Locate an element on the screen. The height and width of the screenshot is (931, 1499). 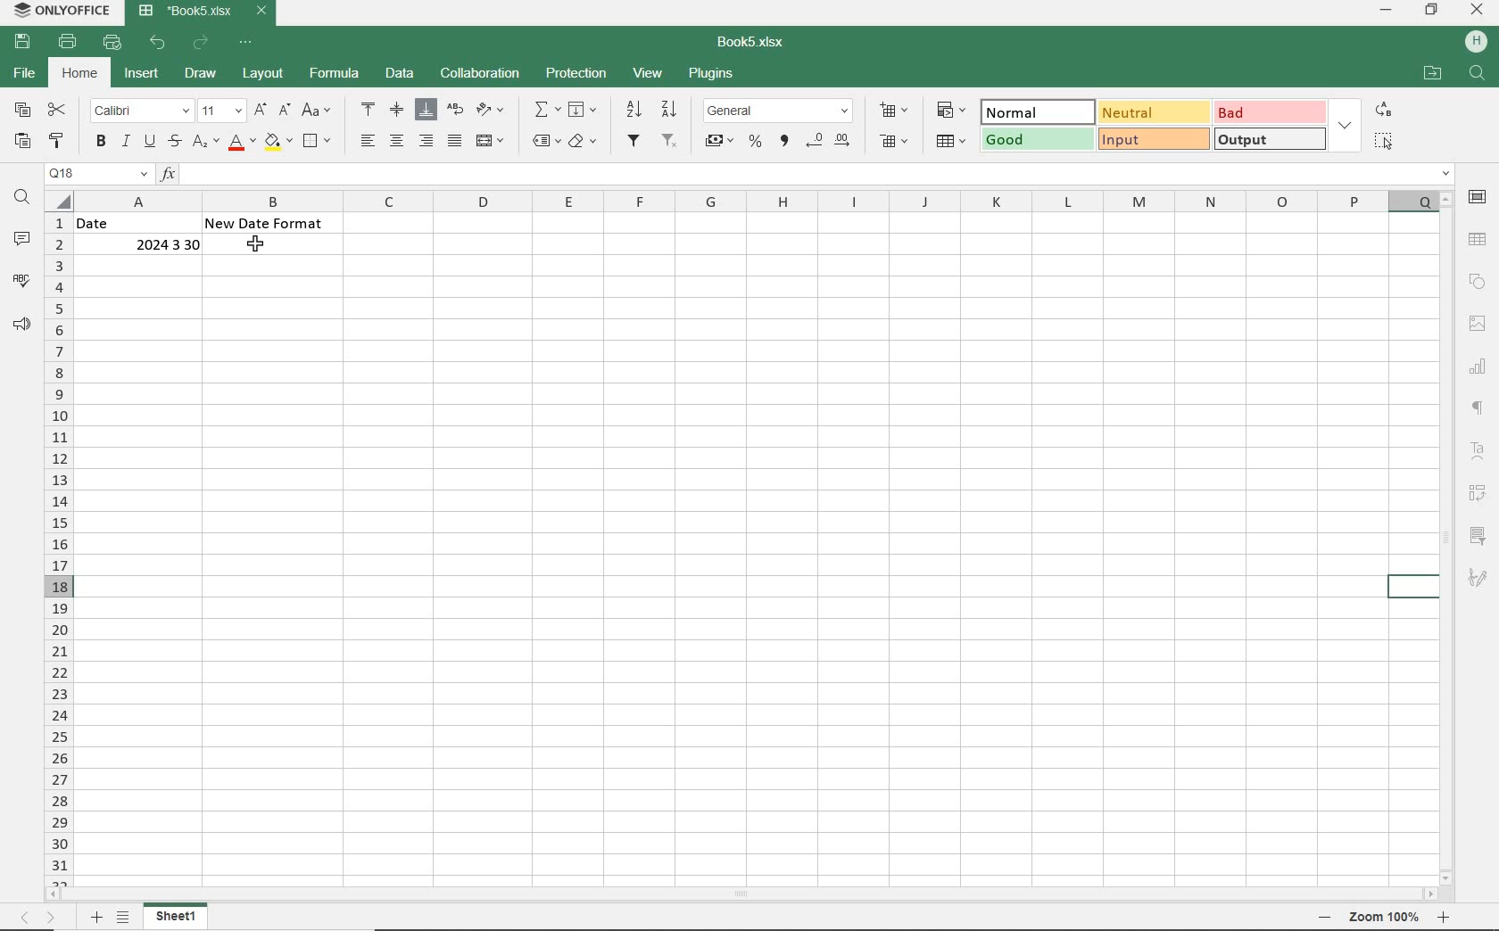
SIGNATURE is located at coordinates (1478, 580).